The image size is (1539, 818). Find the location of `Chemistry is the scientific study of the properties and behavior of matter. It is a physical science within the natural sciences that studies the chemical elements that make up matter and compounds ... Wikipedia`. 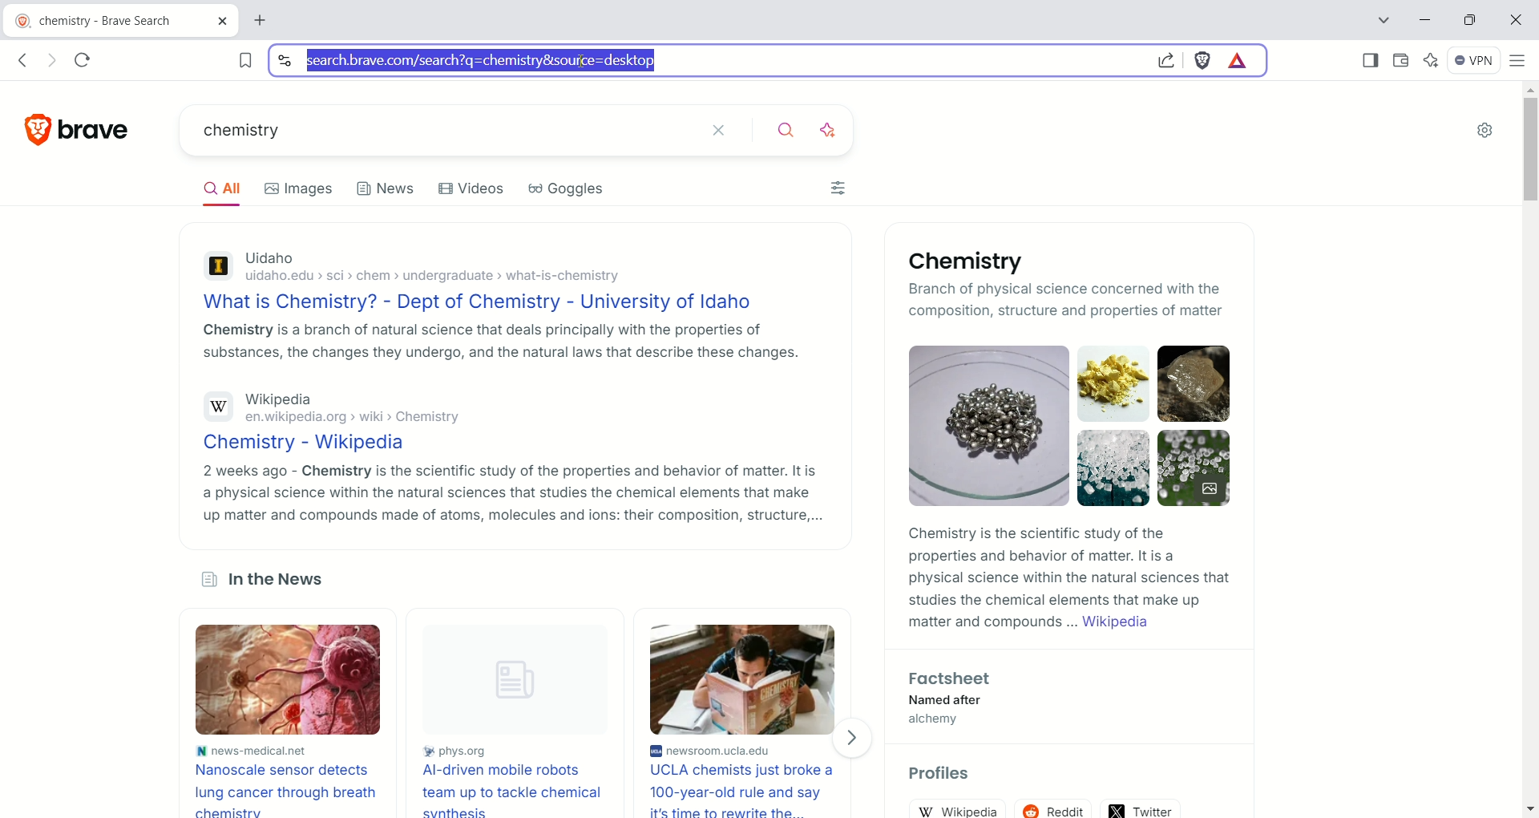

Chemistry is the scientific study of the properties and behavior of matter. It is a physical science within the natural sciences that studies the chemical elements that make up matter and compounds ... Wikipedia is located at coordinates (1070, 579).